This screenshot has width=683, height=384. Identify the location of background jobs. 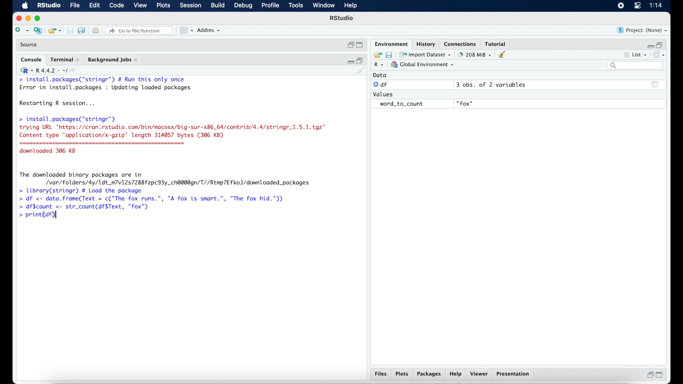
(113, 60).